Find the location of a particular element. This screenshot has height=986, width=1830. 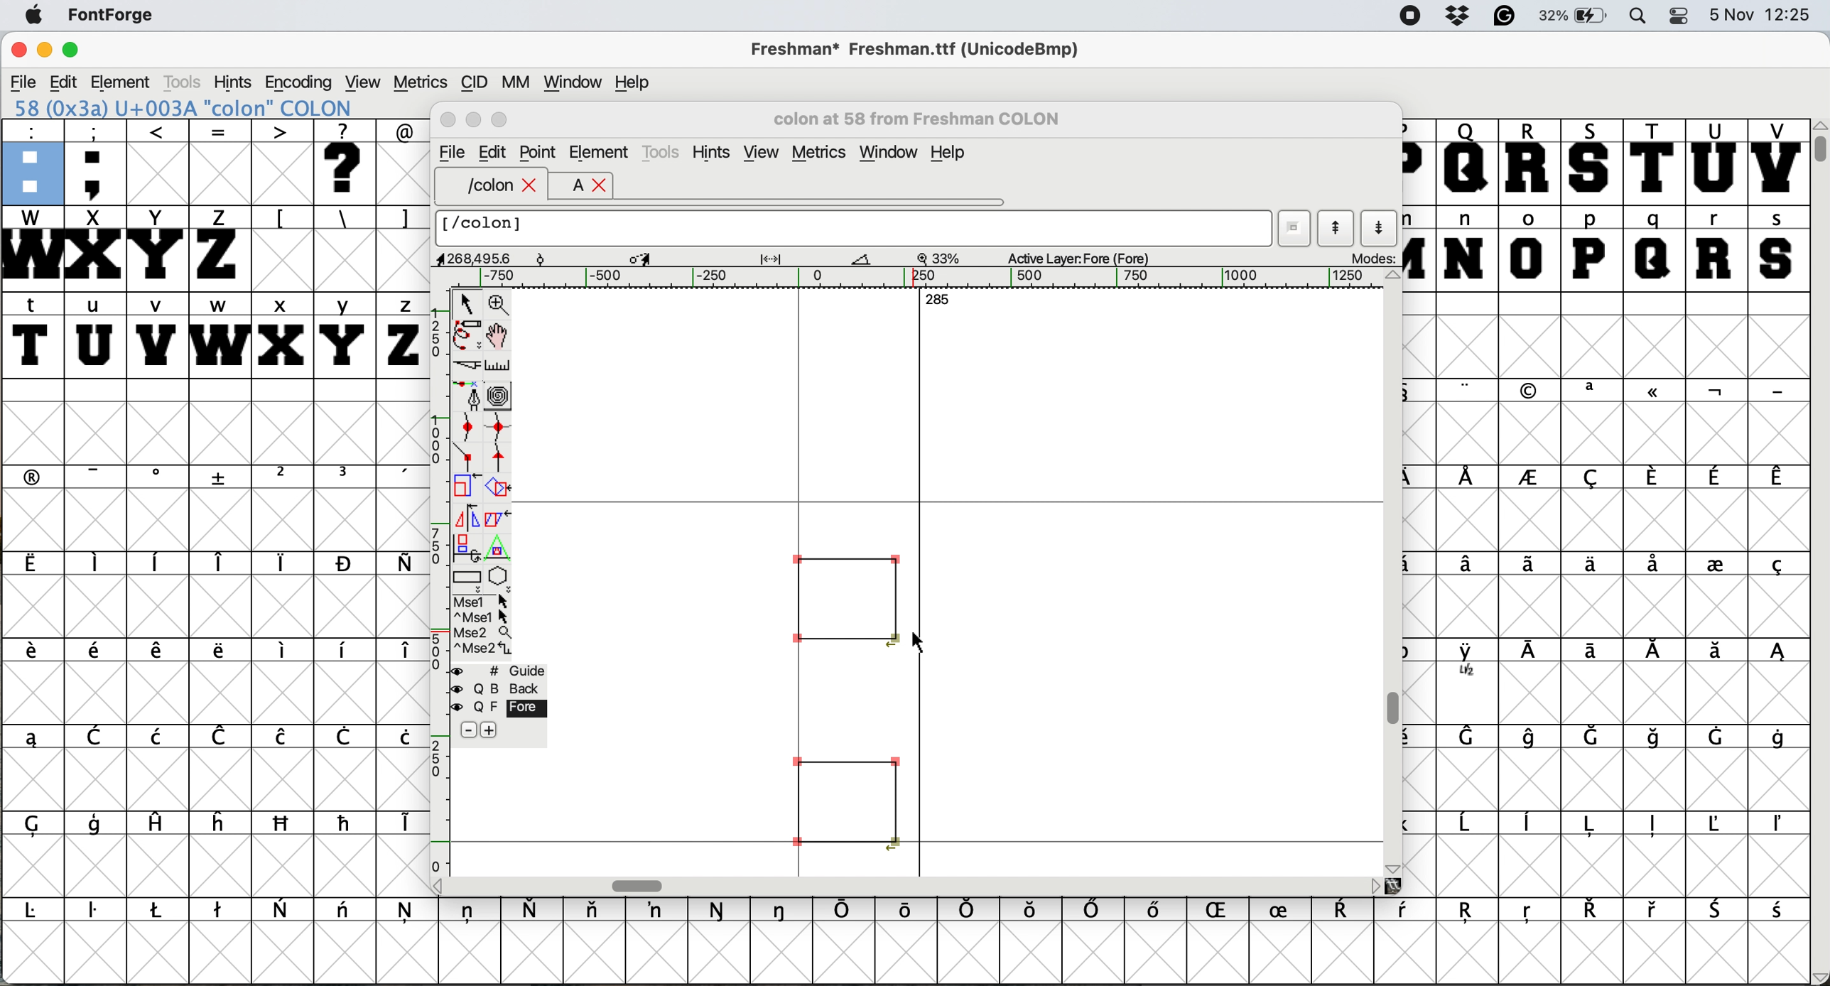

glyph is located at coordinates (845, 697).